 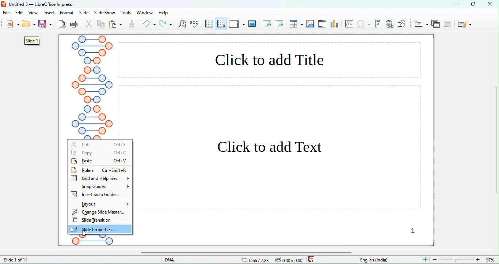 What do you see at coordinates (104, 13) in the screenshot?
I see `slideshow` at bounding box center [104, 13].